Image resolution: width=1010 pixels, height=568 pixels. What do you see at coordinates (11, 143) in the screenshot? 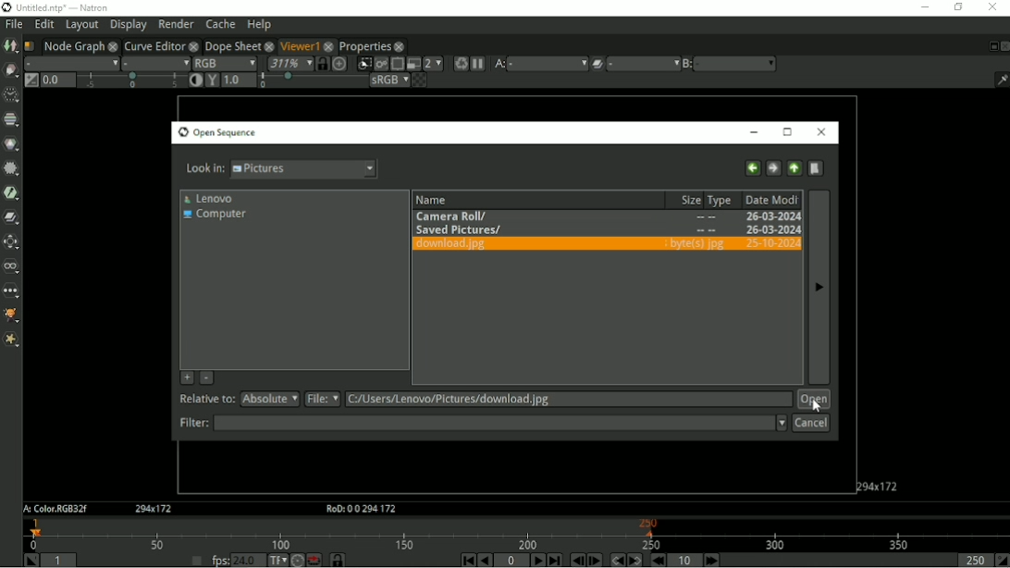
I see `Color` at bounding box center [11, 143].